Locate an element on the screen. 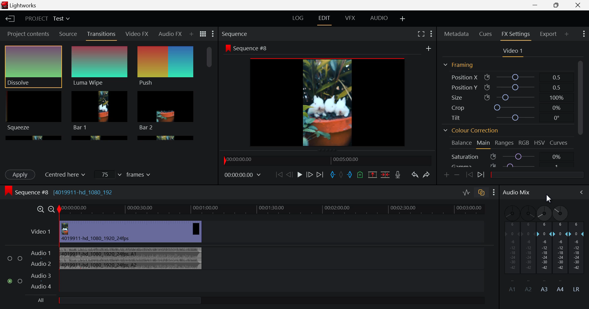 This screenshot has height=309, width=589. Gamma is located at coordinates (508, 166).